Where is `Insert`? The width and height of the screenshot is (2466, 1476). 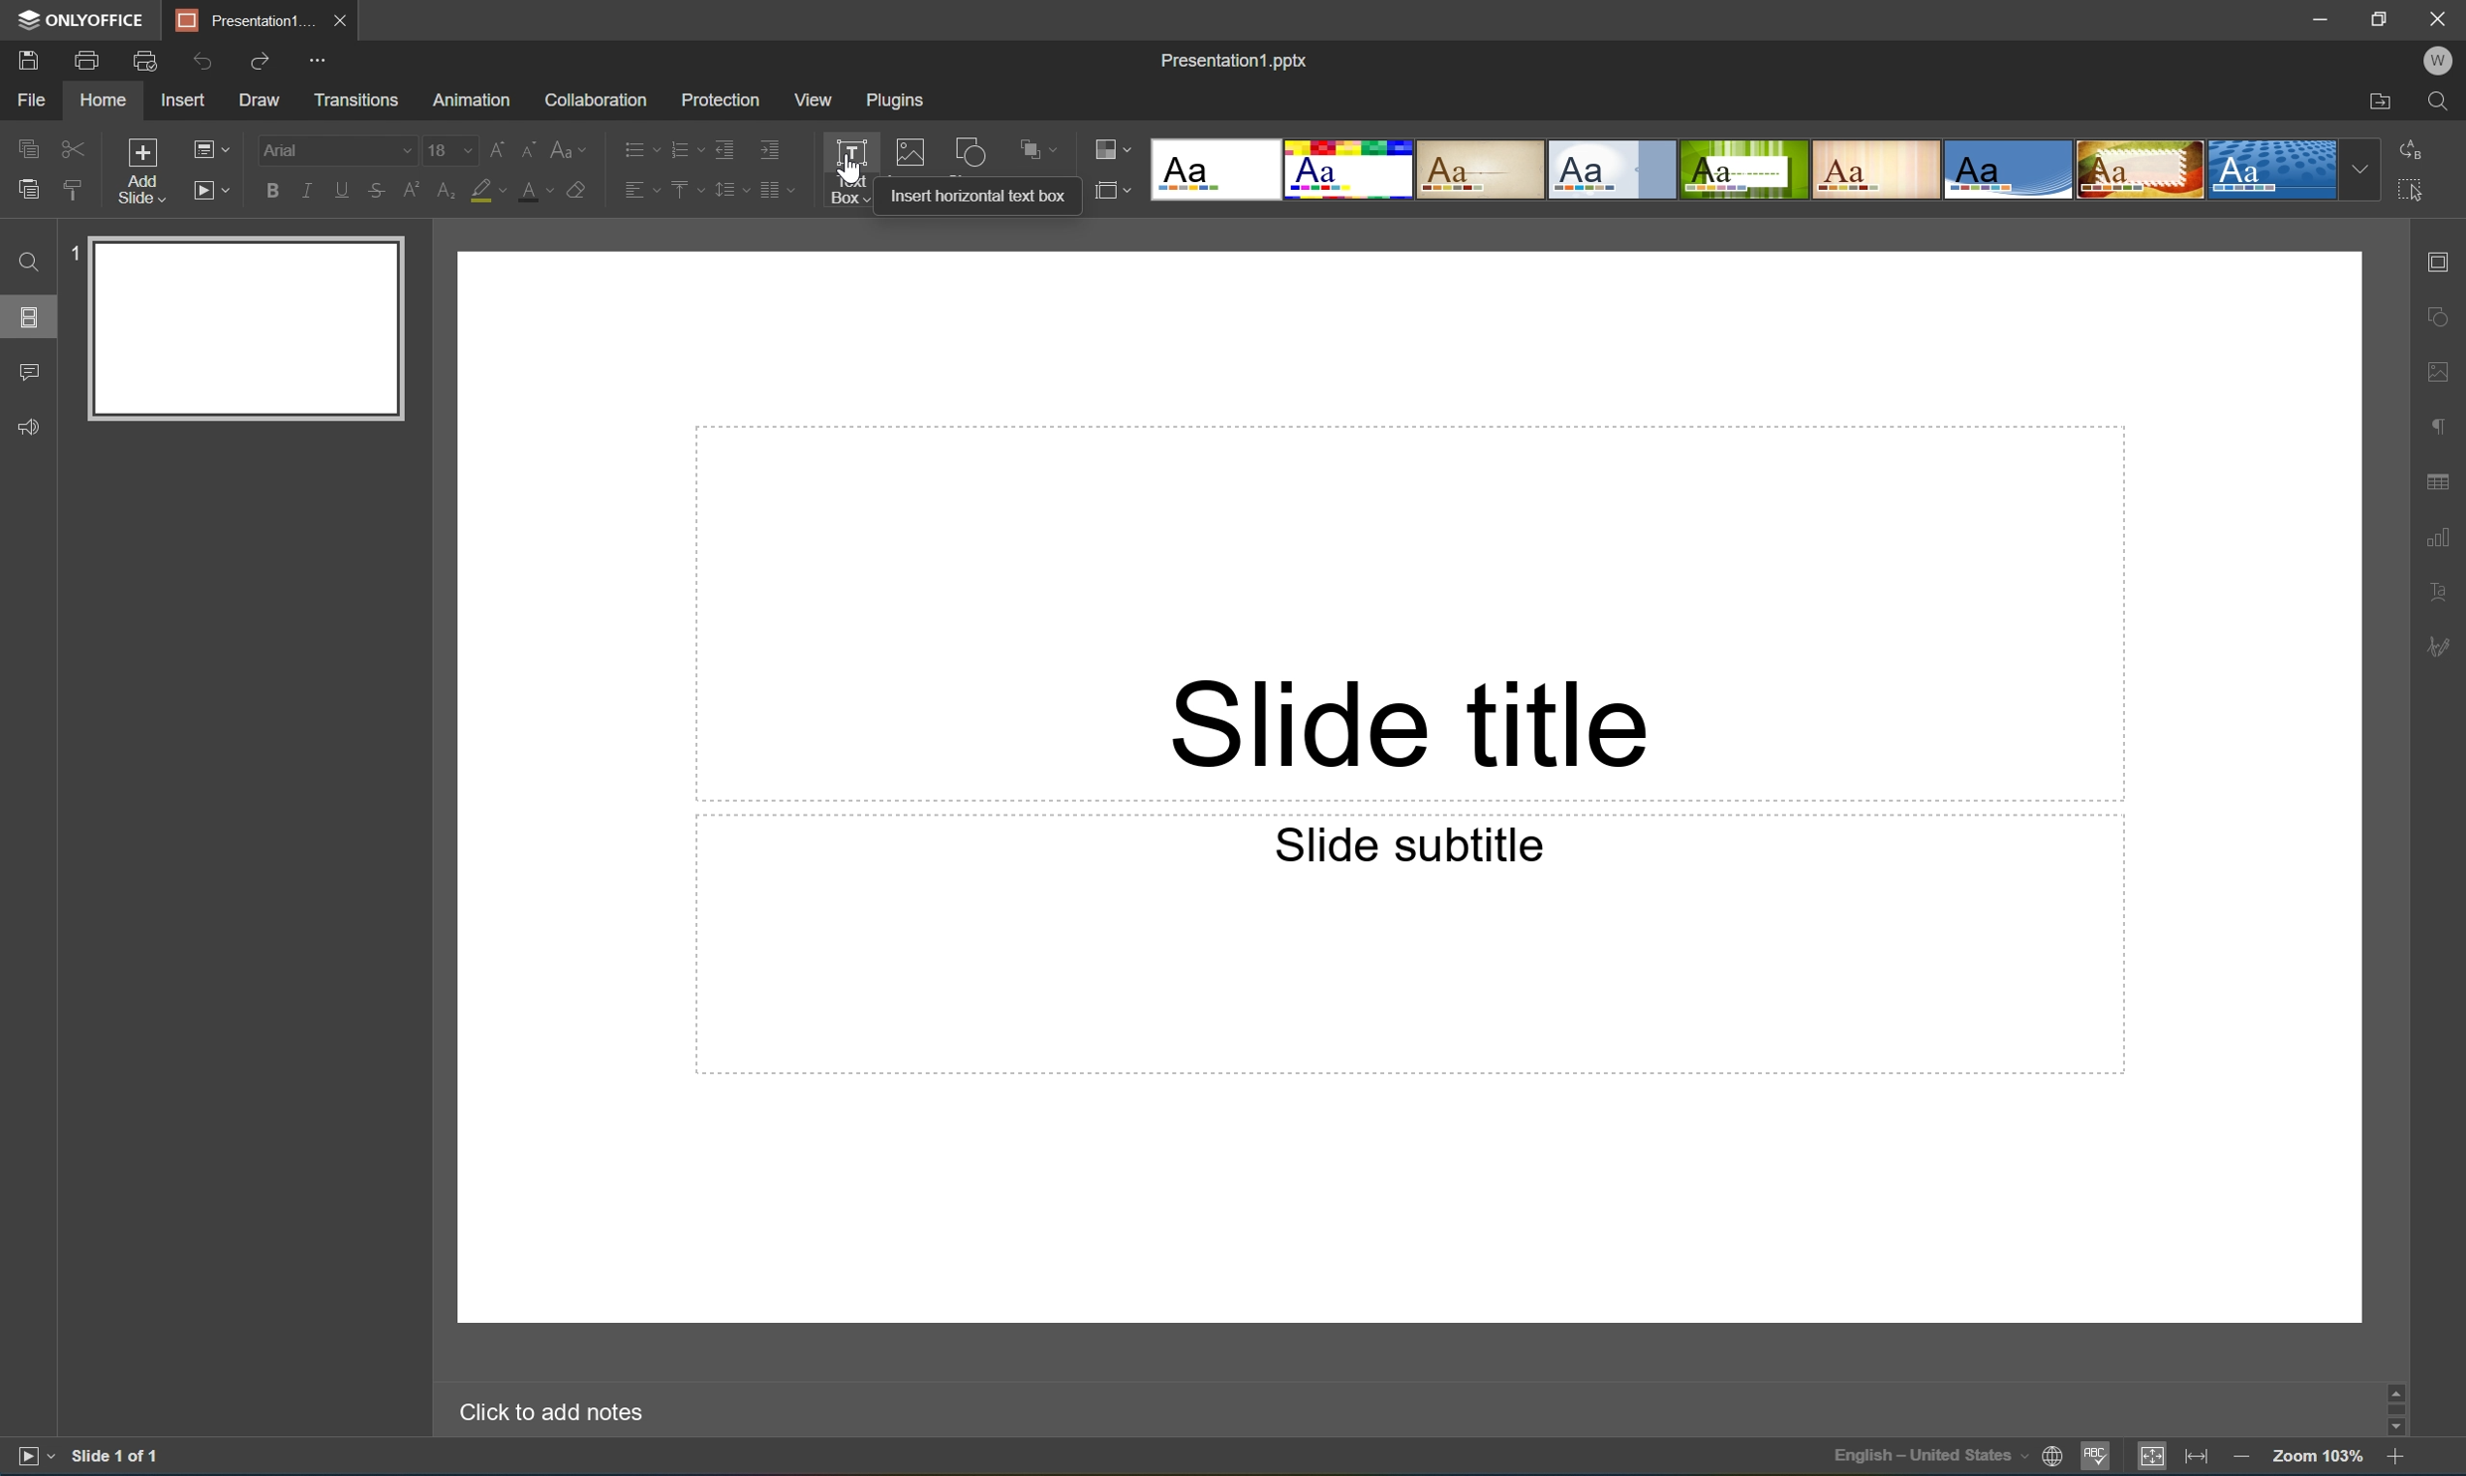
Insert is located at coordinates (182, 100).